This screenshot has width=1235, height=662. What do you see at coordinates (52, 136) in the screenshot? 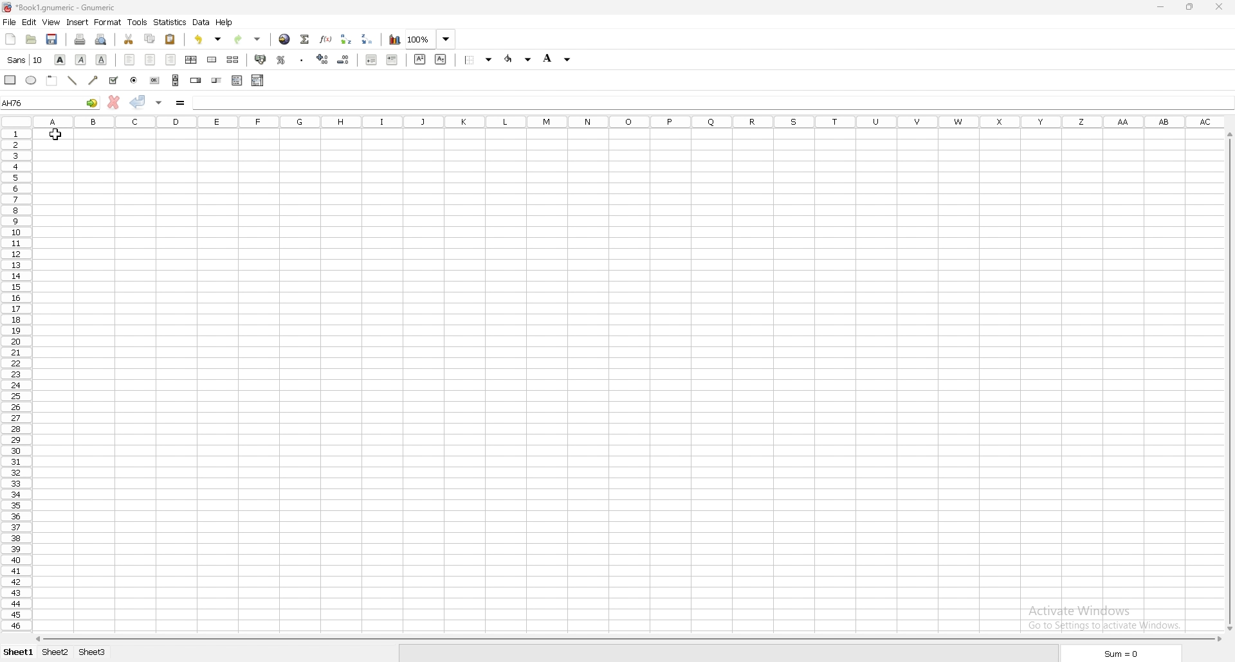
I see `cursor` at bounding box center [52, 136].